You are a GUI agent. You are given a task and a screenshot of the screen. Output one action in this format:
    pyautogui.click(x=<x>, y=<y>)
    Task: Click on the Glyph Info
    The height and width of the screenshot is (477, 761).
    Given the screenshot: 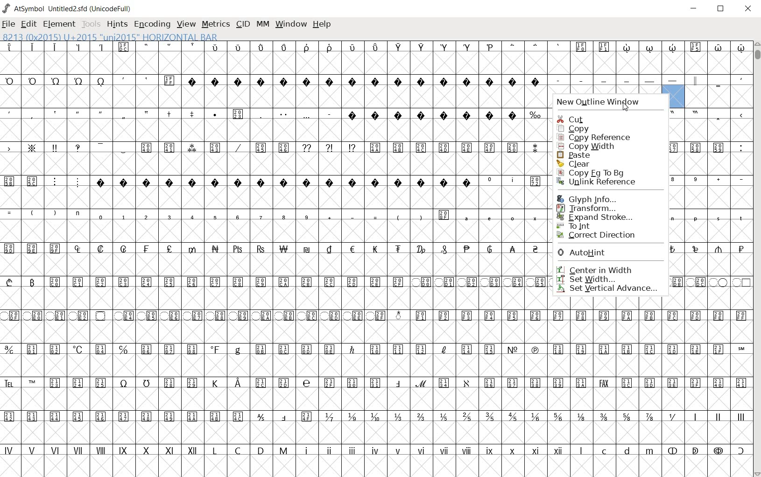 What is the action you would take?
    pyautogui.click(x=592, y=199)
    